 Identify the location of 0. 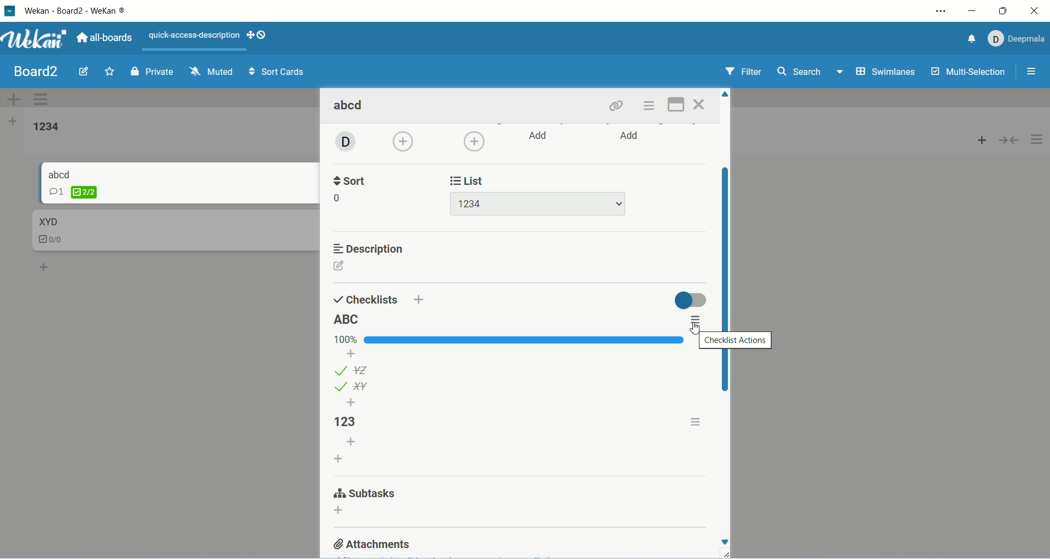
(340, 199).